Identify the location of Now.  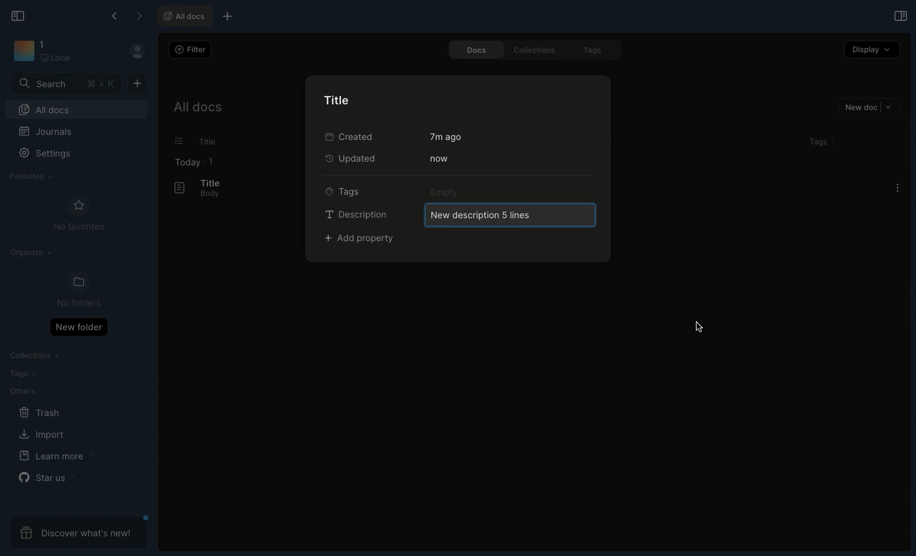
(438, 158).